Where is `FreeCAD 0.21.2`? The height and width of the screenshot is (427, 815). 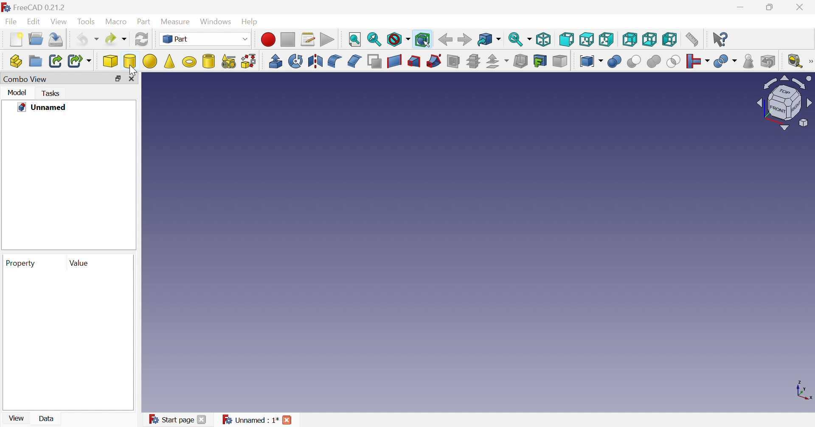
FreeCAD 0.21.2 is located at coordinates (37, 8).